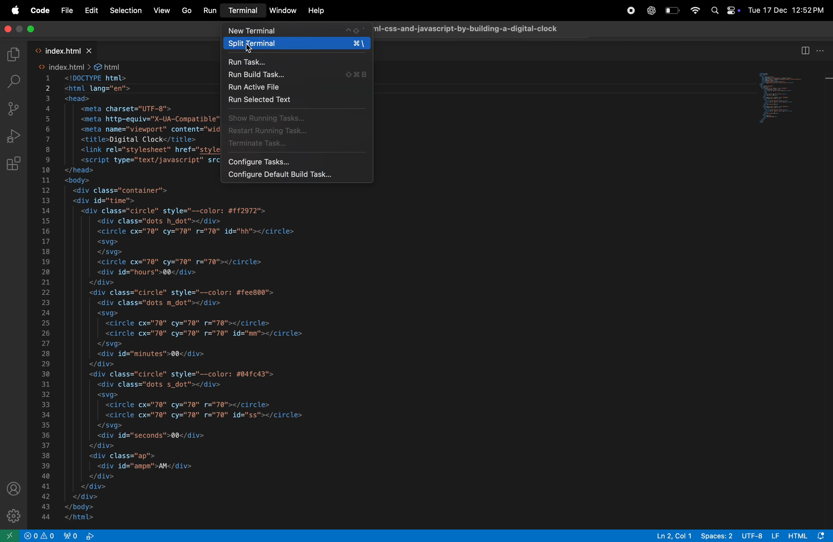  I want to click on cursor, so click(250, 49).